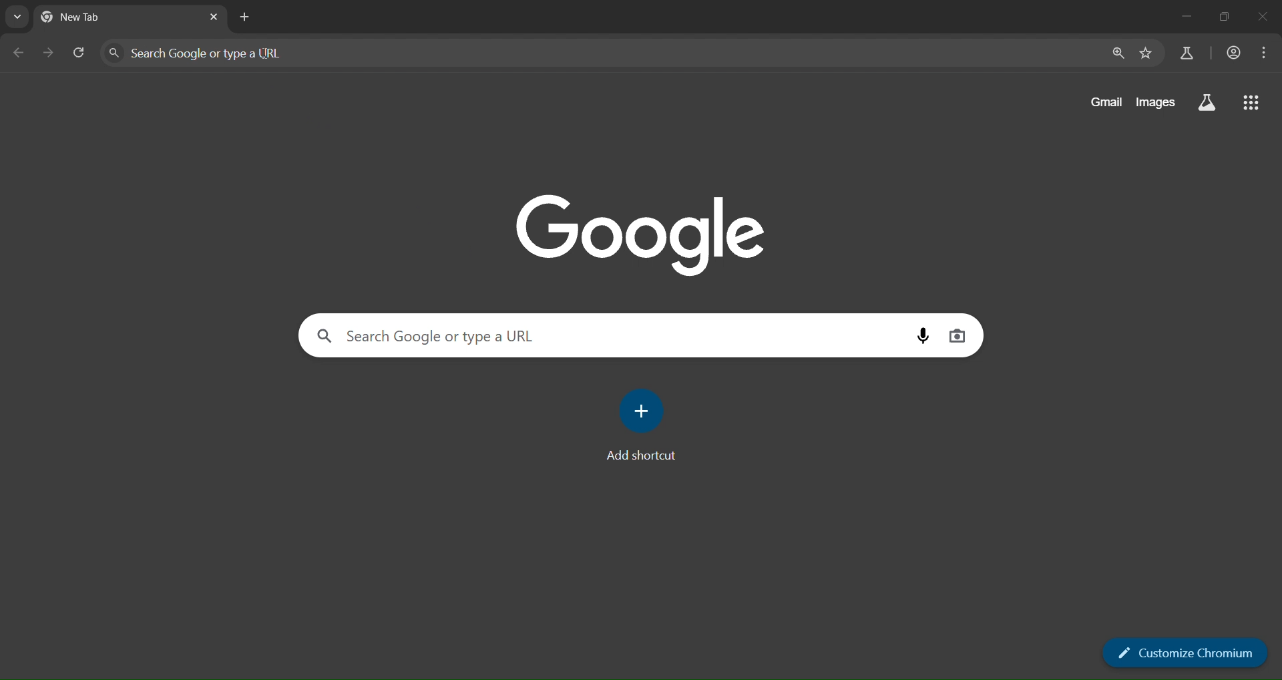 This screenshot has width=1282, height=680. Describe the element at coordinates (1265, 54) in the screenshot. I see `menu` at that location.